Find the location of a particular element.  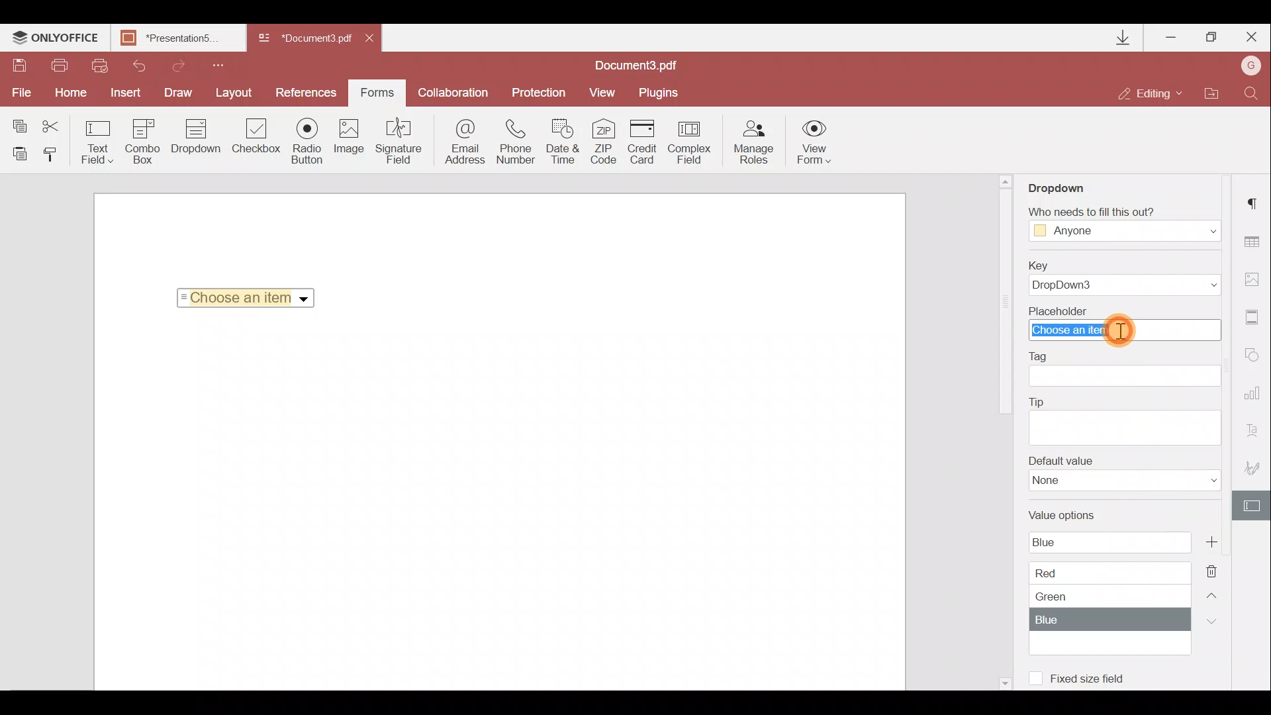

Document name is located at coordinates (643, 65).